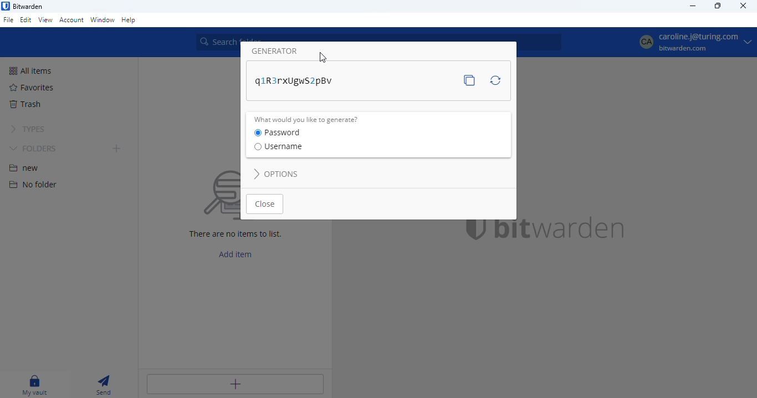  Describe the element at coordinates (275, 51) in the screenshot. I see `generator` at that location.